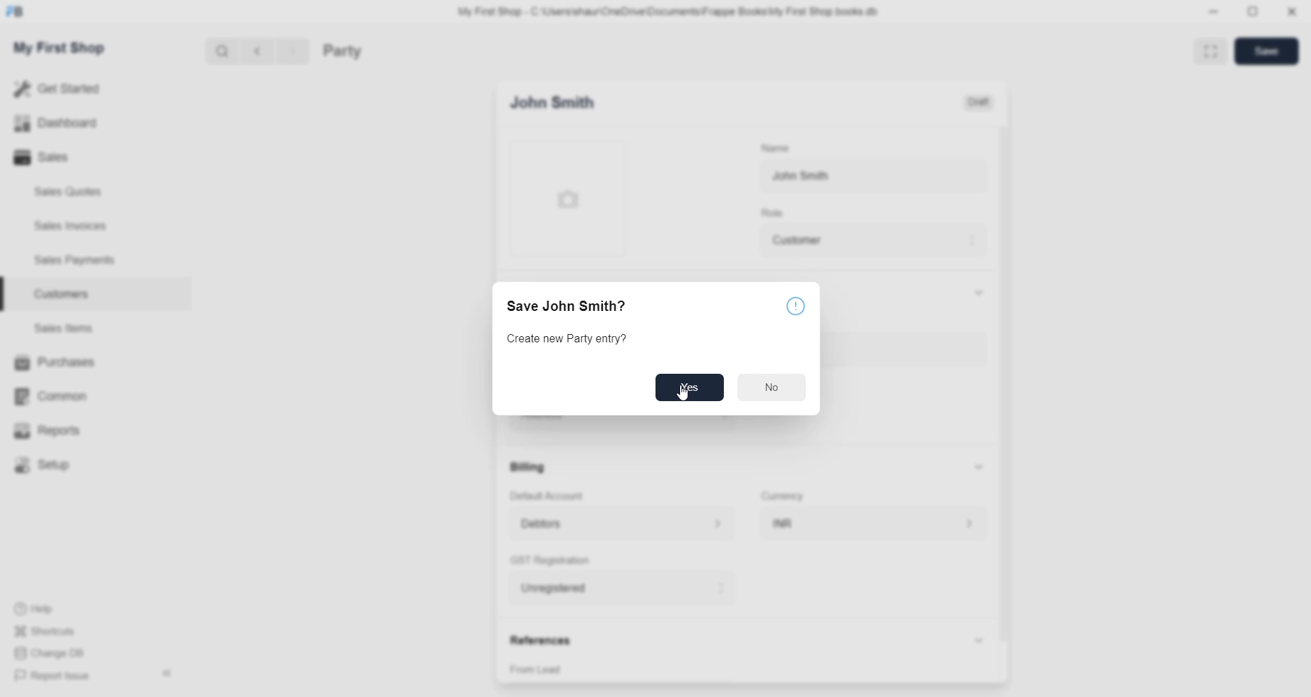  I want to click on cursor, so click(733, 480).